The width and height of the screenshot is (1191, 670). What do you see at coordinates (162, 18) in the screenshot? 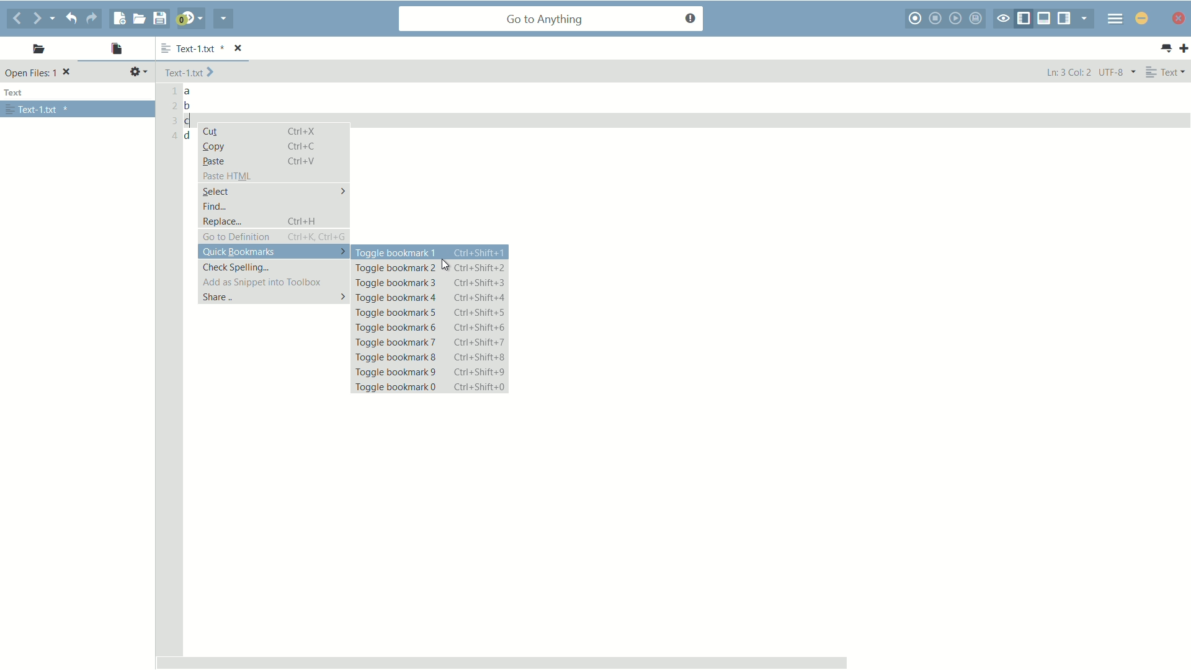
I see `save file` at bounding box center [162, 18].